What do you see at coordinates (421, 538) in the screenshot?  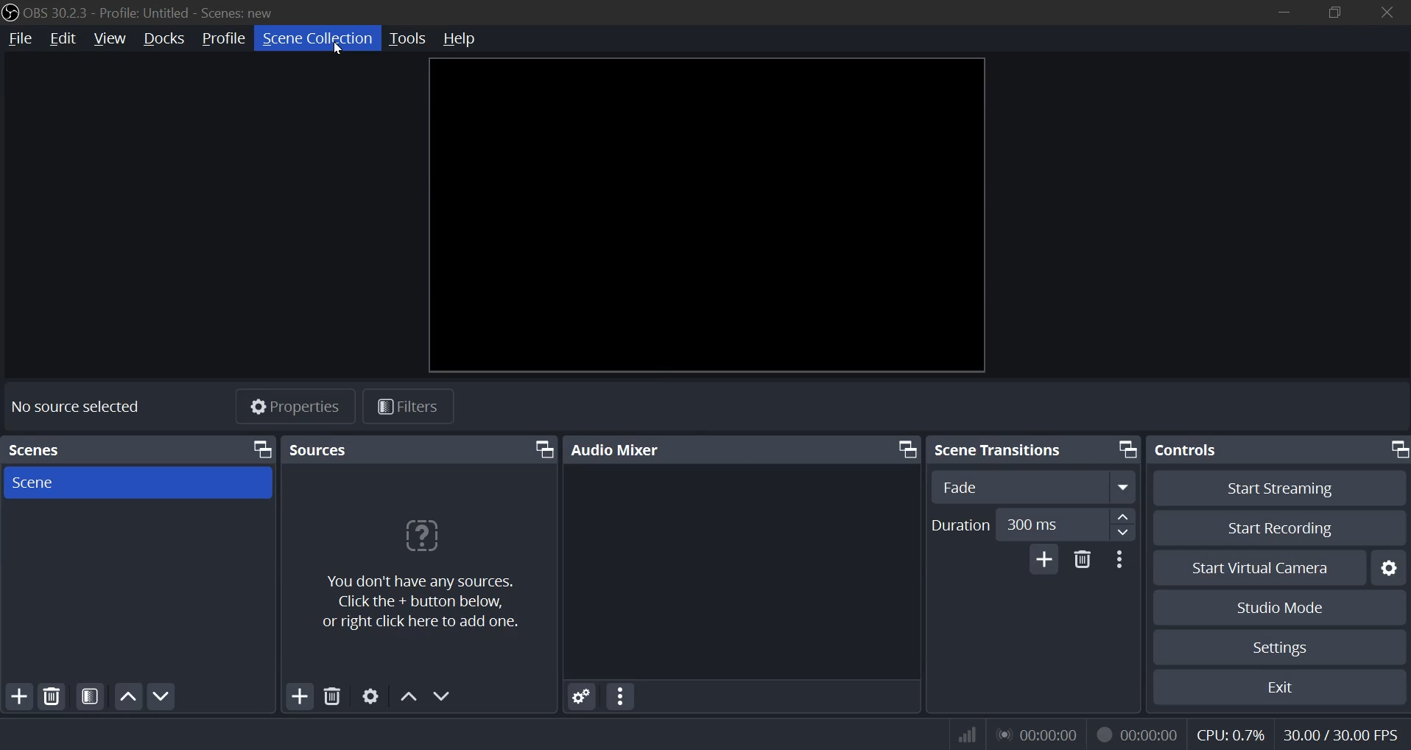 I see `question mark icon` at bounding box center [421, 538].